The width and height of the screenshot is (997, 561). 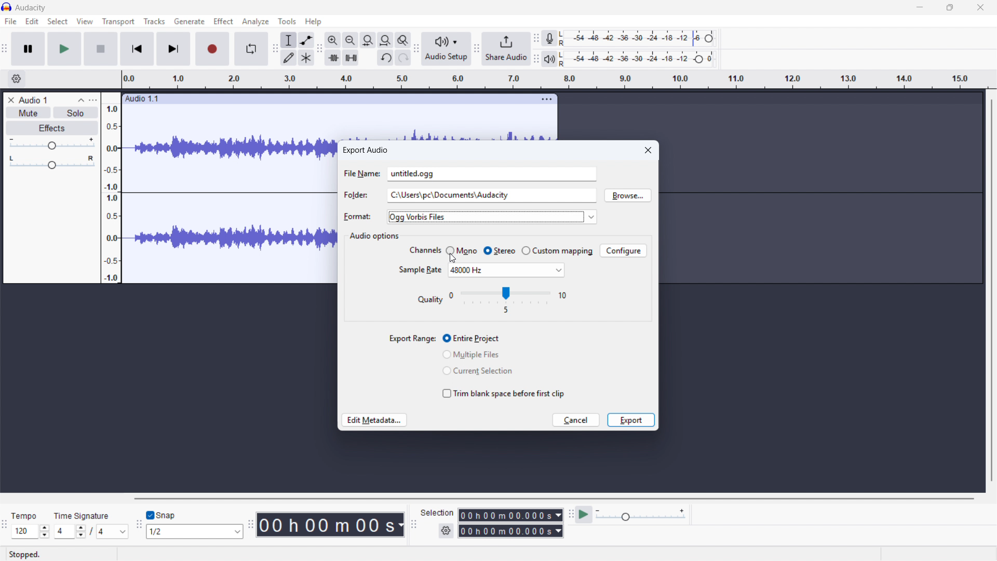 What do you see at coordinates (641, 38) in the screenshot?
I see `Recording level ` at bounding box center [641, 38].